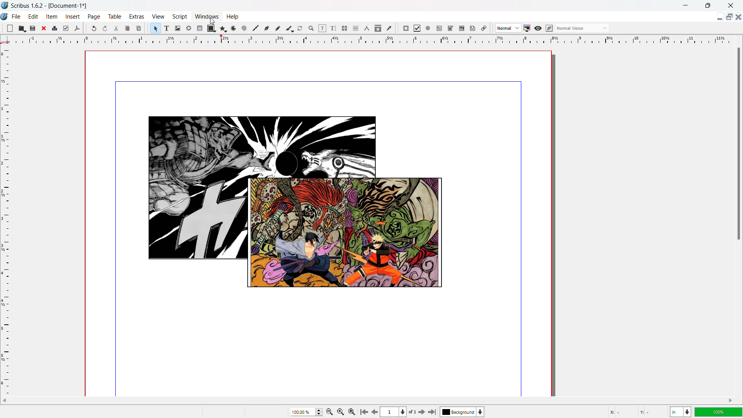 The height and width of the screenshot is (418, 743). What do you see at coordinates (245, 28) in the screenshot?
I see `line` at bounding box center [245, 28].